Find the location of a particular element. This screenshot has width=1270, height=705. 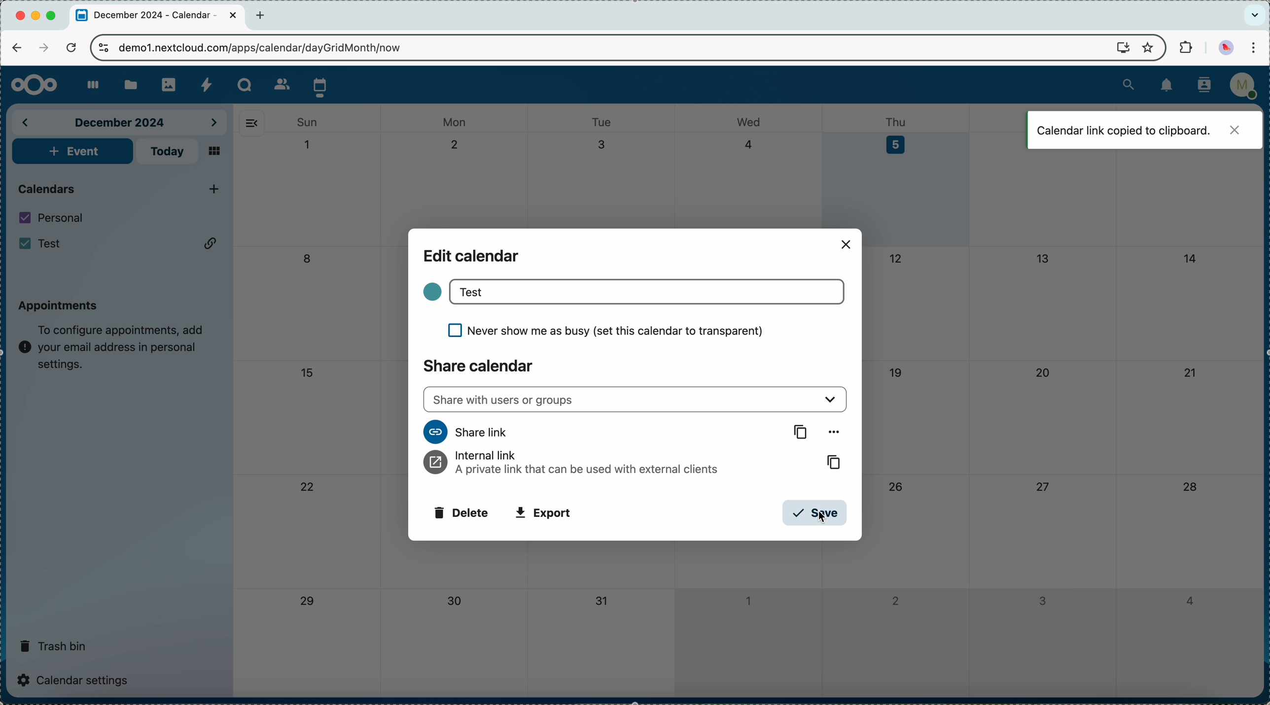

dashboard is located at coordinates (89, 86).